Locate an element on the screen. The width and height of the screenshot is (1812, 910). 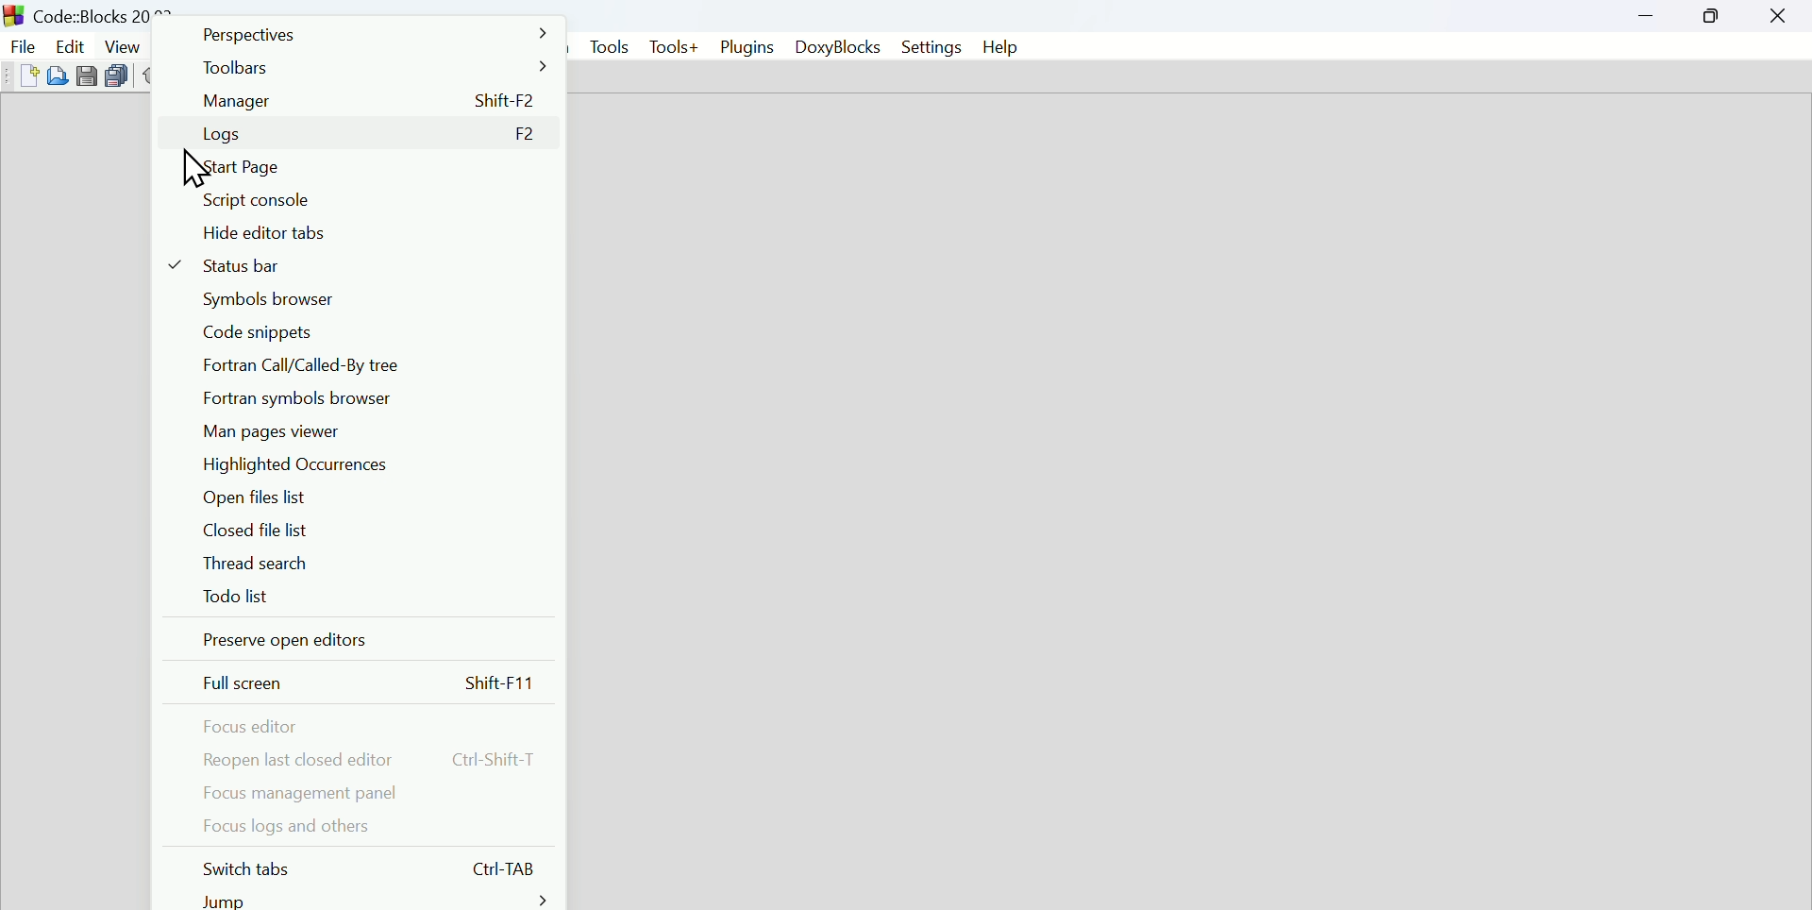
Save file is located at coordinates (86, 75).